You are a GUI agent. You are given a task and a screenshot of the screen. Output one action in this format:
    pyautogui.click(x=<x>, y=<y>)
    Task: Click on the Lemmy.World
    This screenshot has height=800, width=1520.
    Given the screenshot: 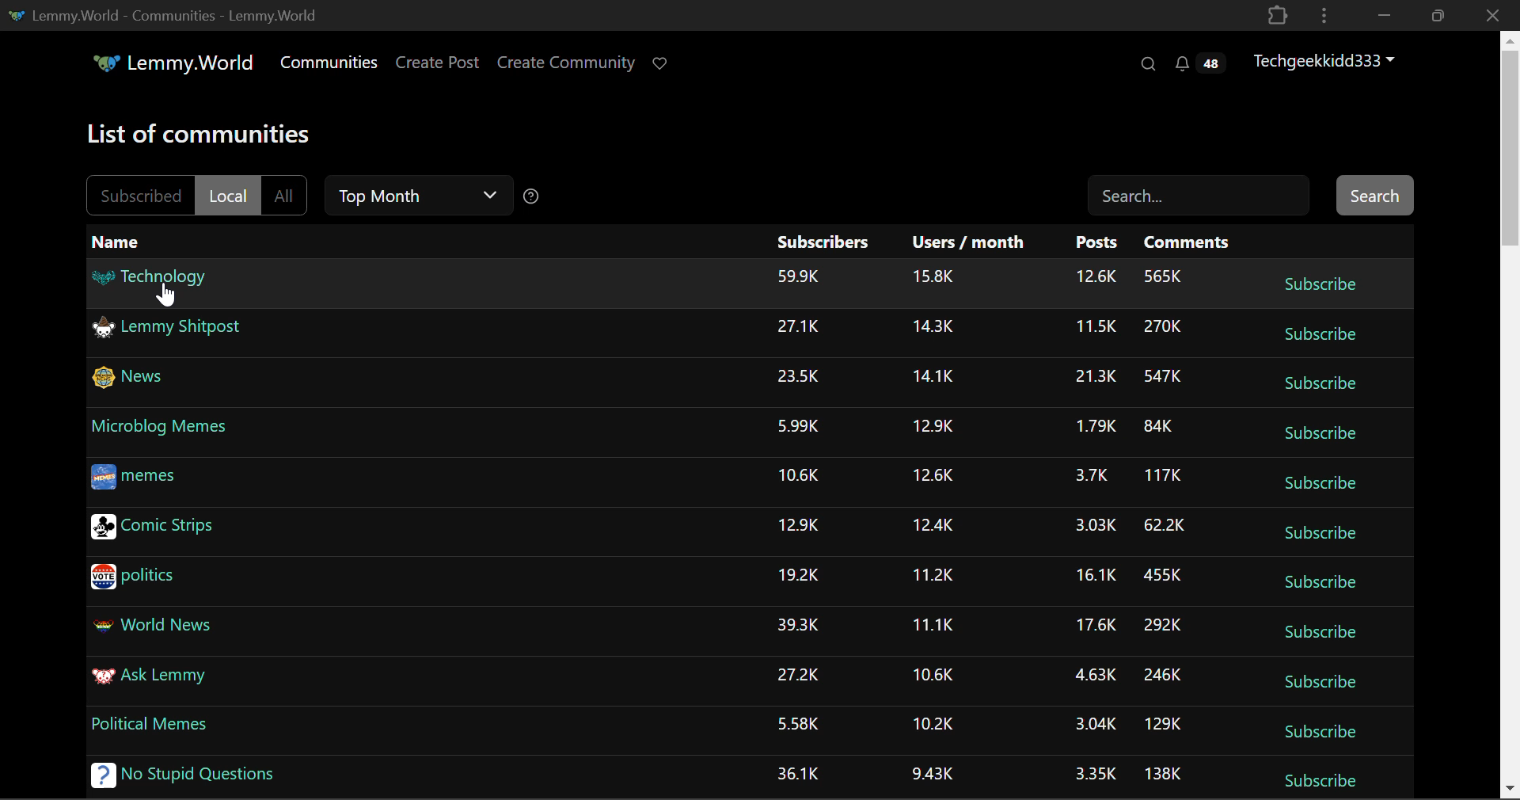 What is the action you would take?
    pyautogui.click(x=176, y=65)
    